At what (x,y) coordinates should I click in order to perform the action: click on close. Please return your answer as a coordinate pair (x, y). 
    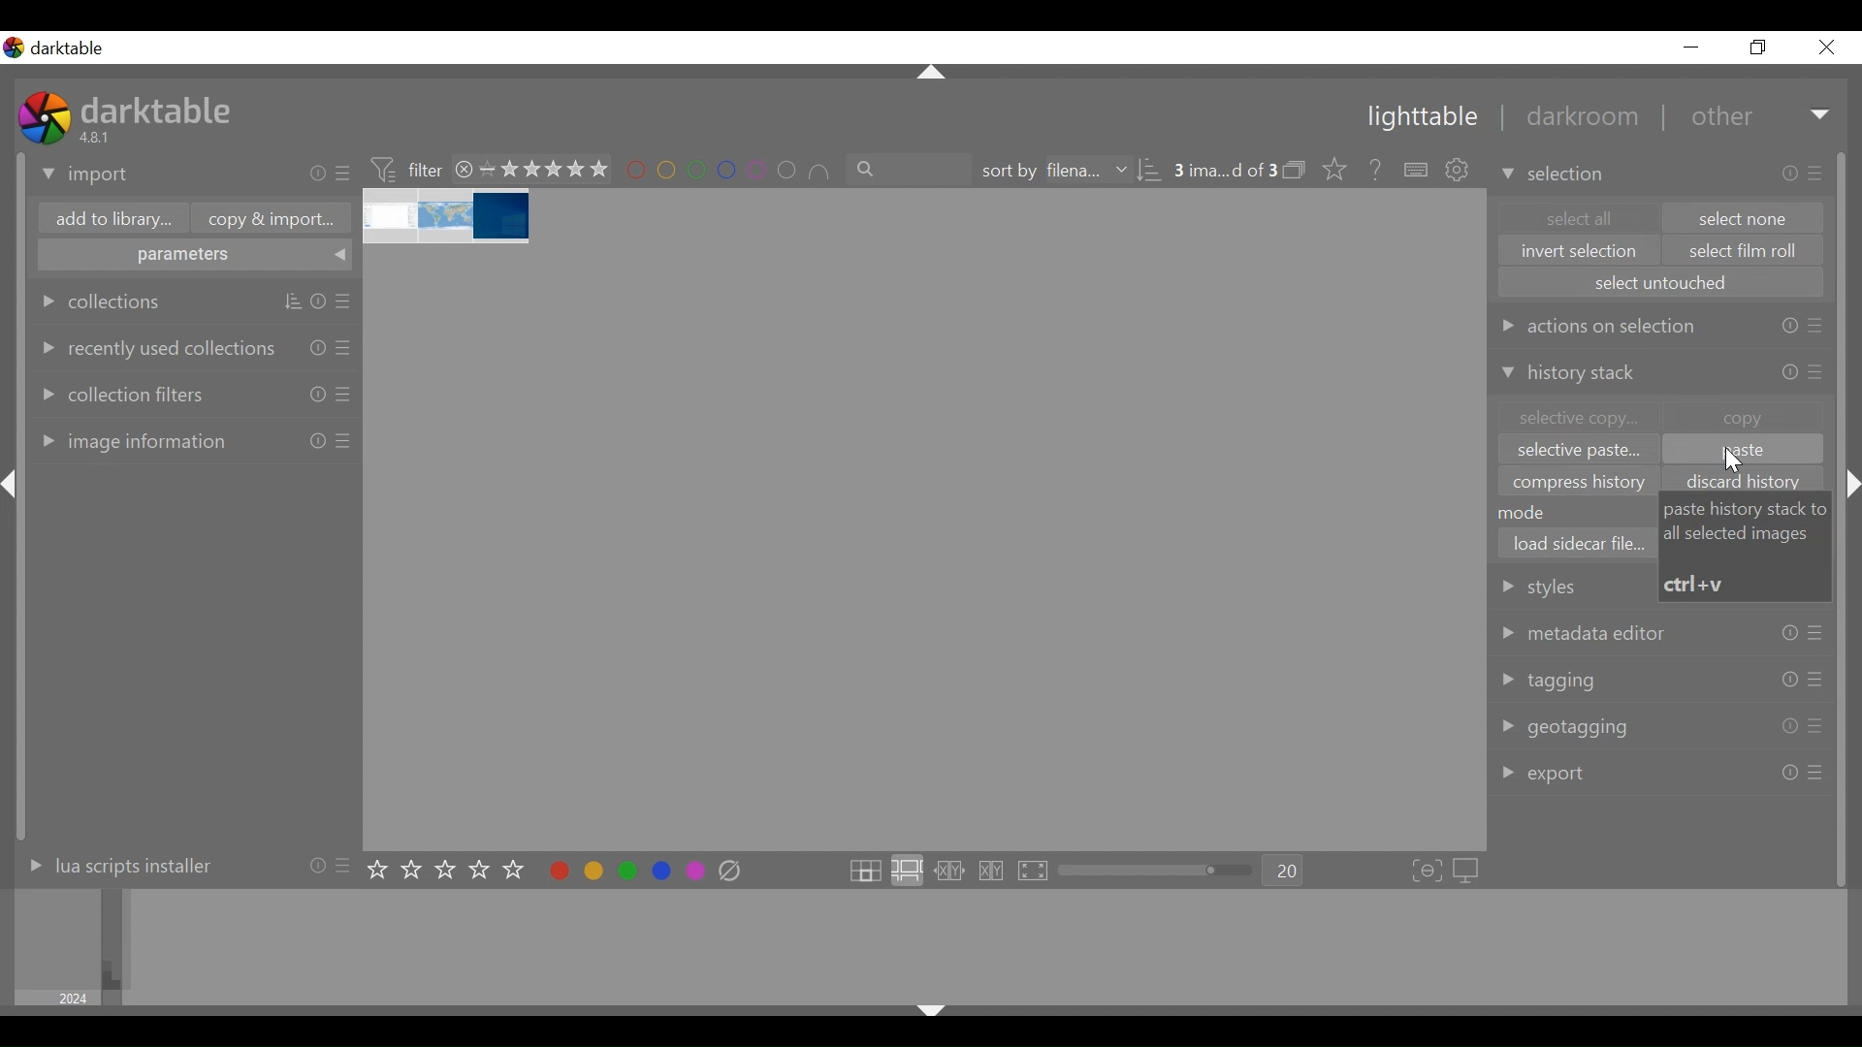
    Looking at the image, I should click on (1825, 48).